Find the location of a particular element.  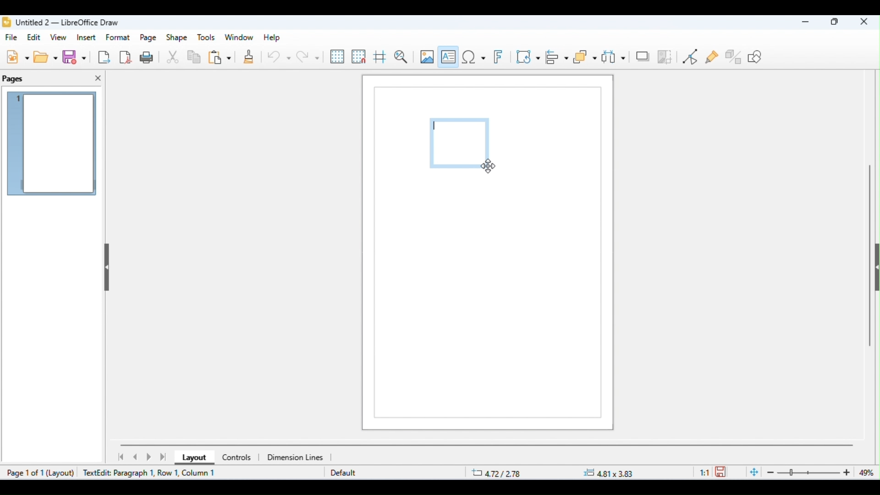

previous page is located at coordinates (136, 457).